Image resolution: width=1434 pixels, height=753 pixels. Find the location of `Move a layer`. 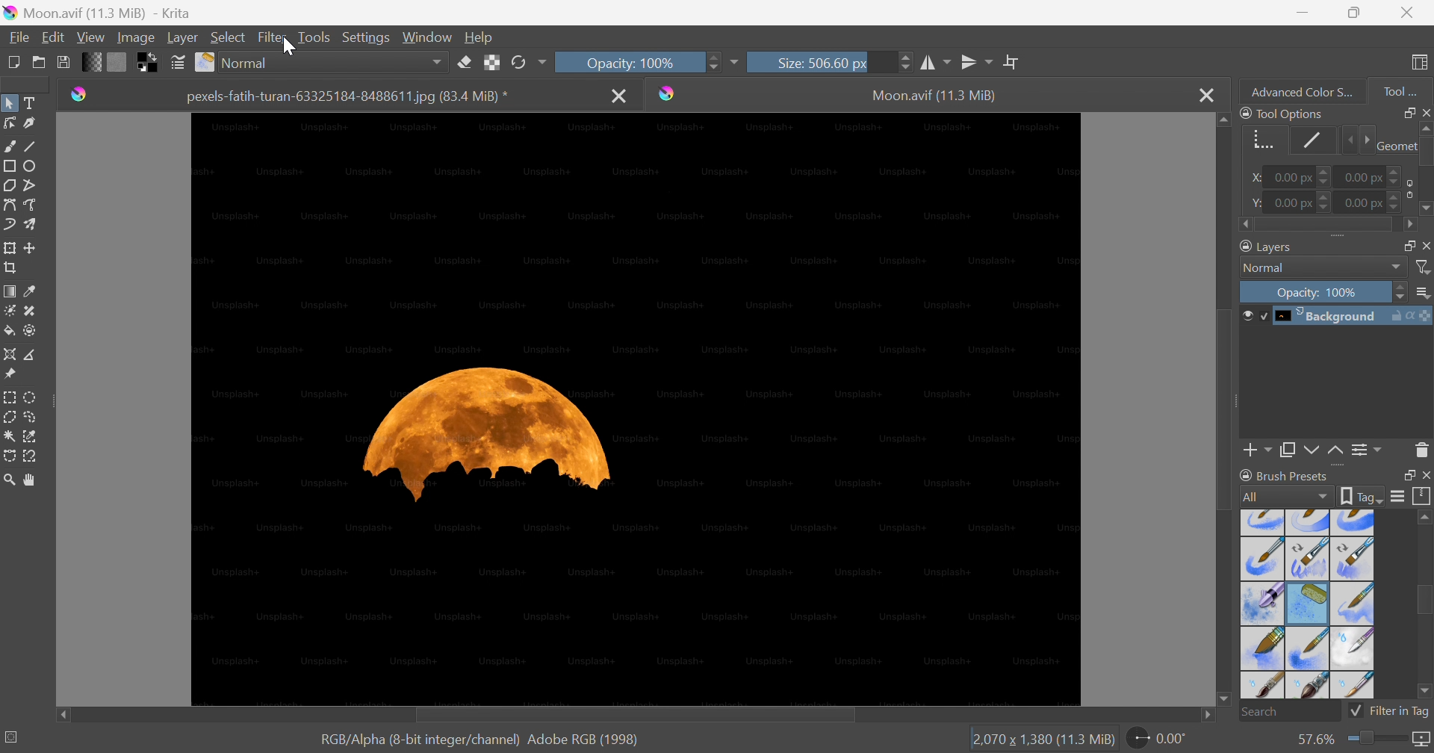

Move a layer is located at coordinates (31, 246).